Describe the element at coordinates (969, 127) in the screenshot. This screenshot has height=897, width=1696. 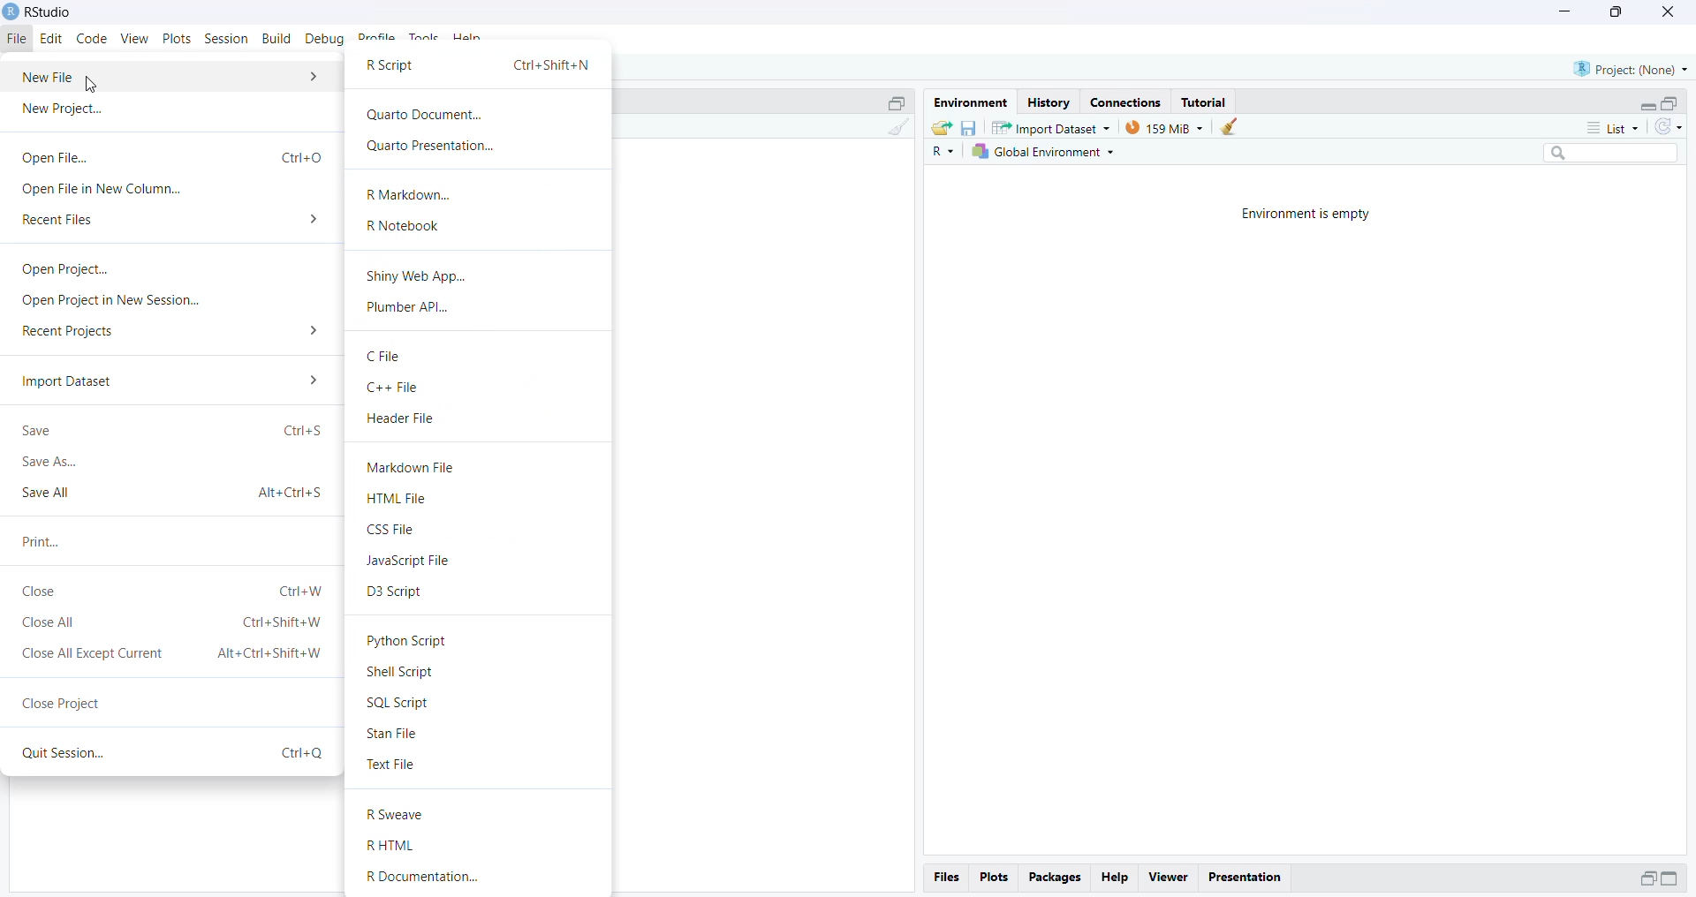
I see `save workspace` at that location.